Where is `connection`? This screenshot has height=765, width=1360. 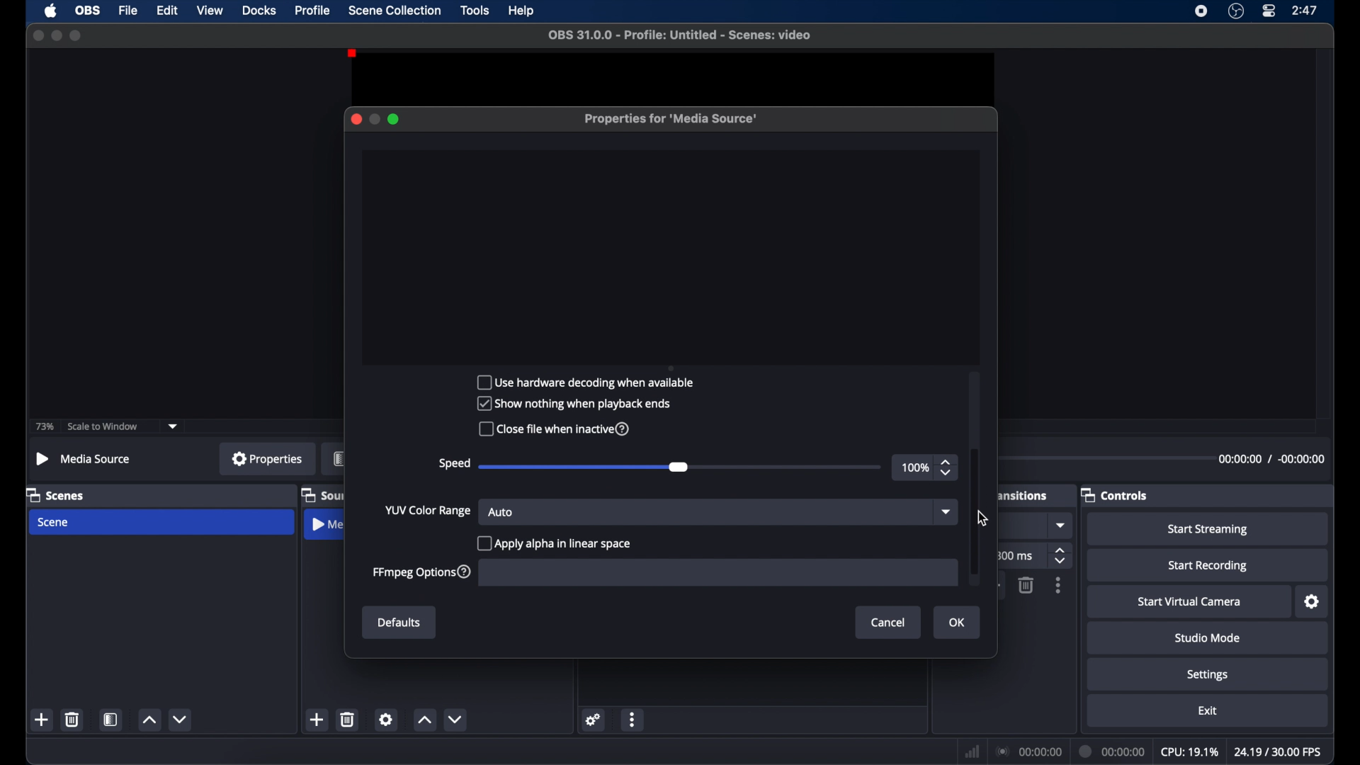
connection is located at coordinates (1029, 752).